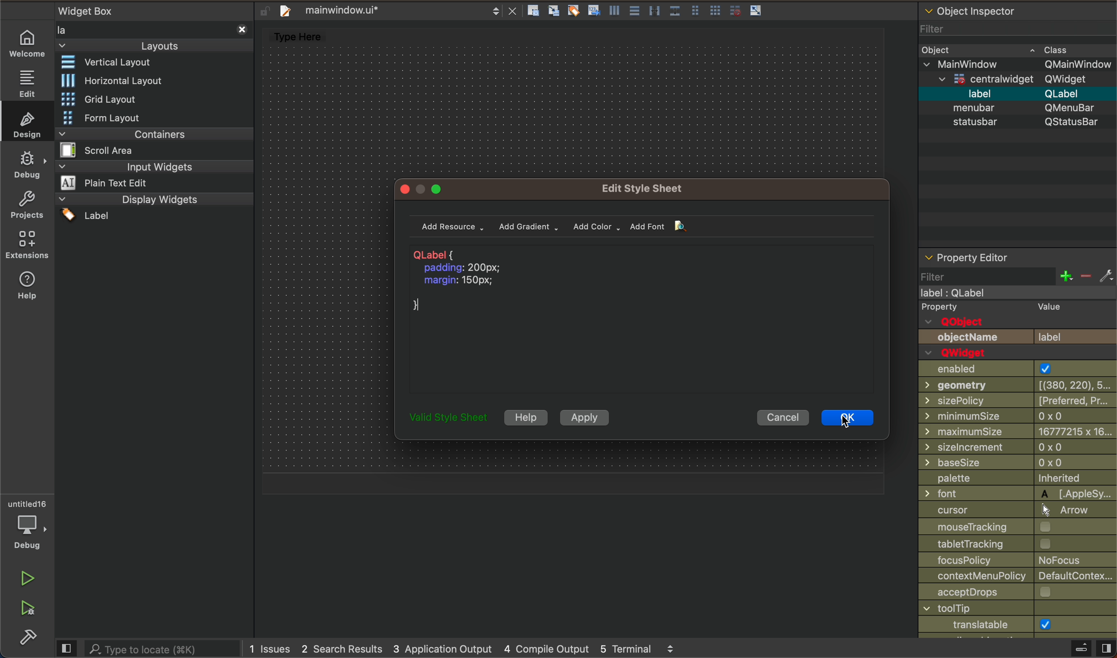  What do you see at coordinates (28, 577) in the screenshot?
I see `run` at bounding box center [28, 577].